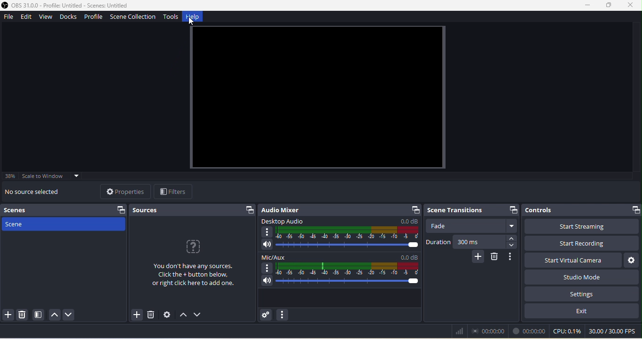 Image resolution: width=642 pixels, height=339 pixels. I want to click on configure virtual camera, so click(632, 261).